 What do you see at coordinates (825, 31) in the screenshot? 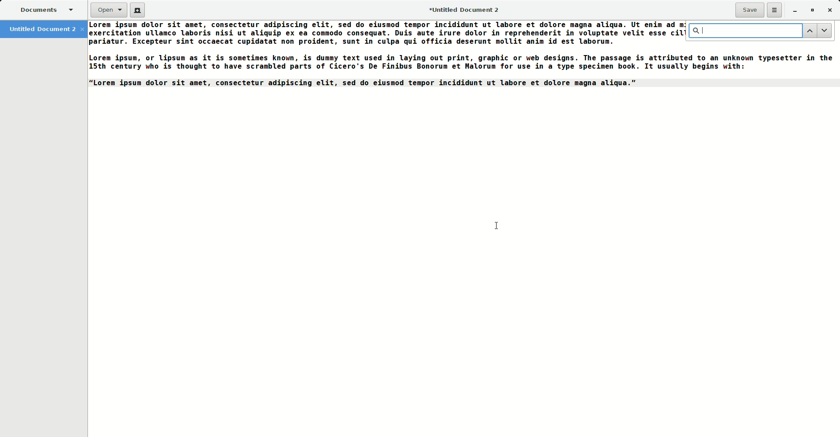
I see `Down` at bounding box center [825, 31].